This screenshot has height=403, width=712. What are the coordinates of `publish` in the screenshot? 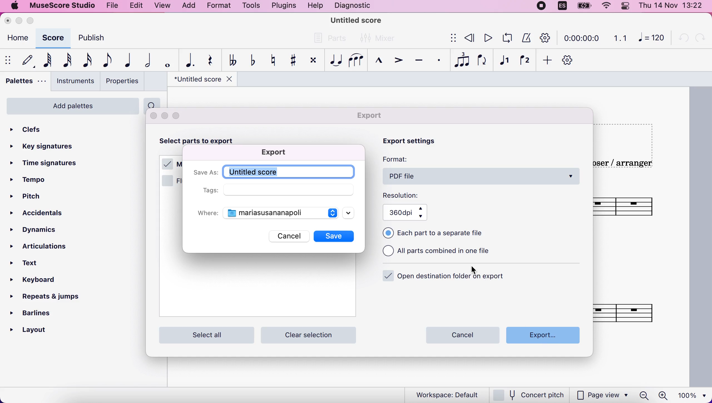 It's located at (94, 37).